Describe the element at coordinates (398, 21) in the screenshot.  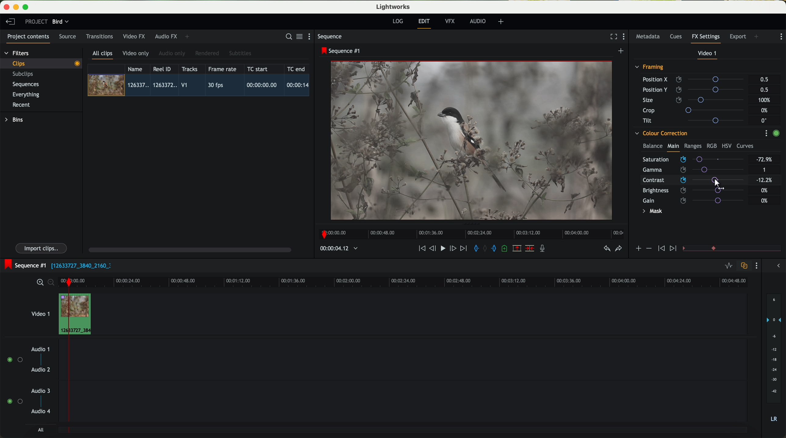
I see `log` at that location.